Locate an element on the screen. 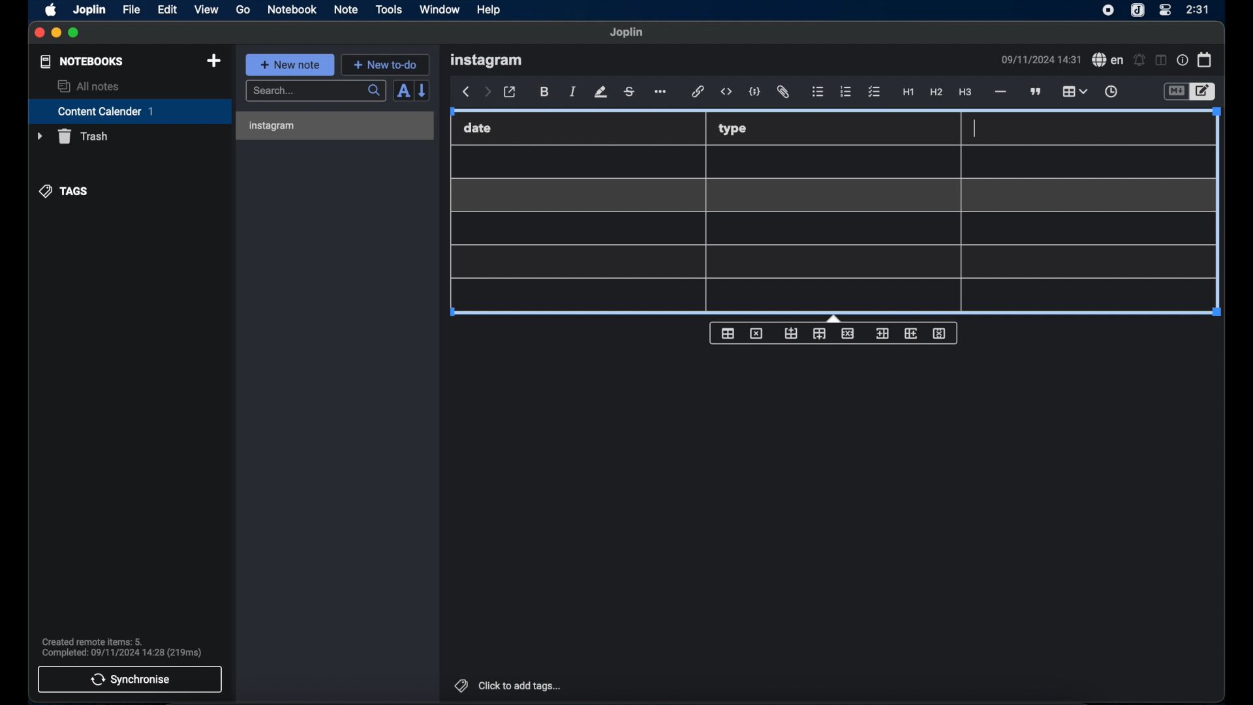  synchronise is located at coordinates (130, 680).